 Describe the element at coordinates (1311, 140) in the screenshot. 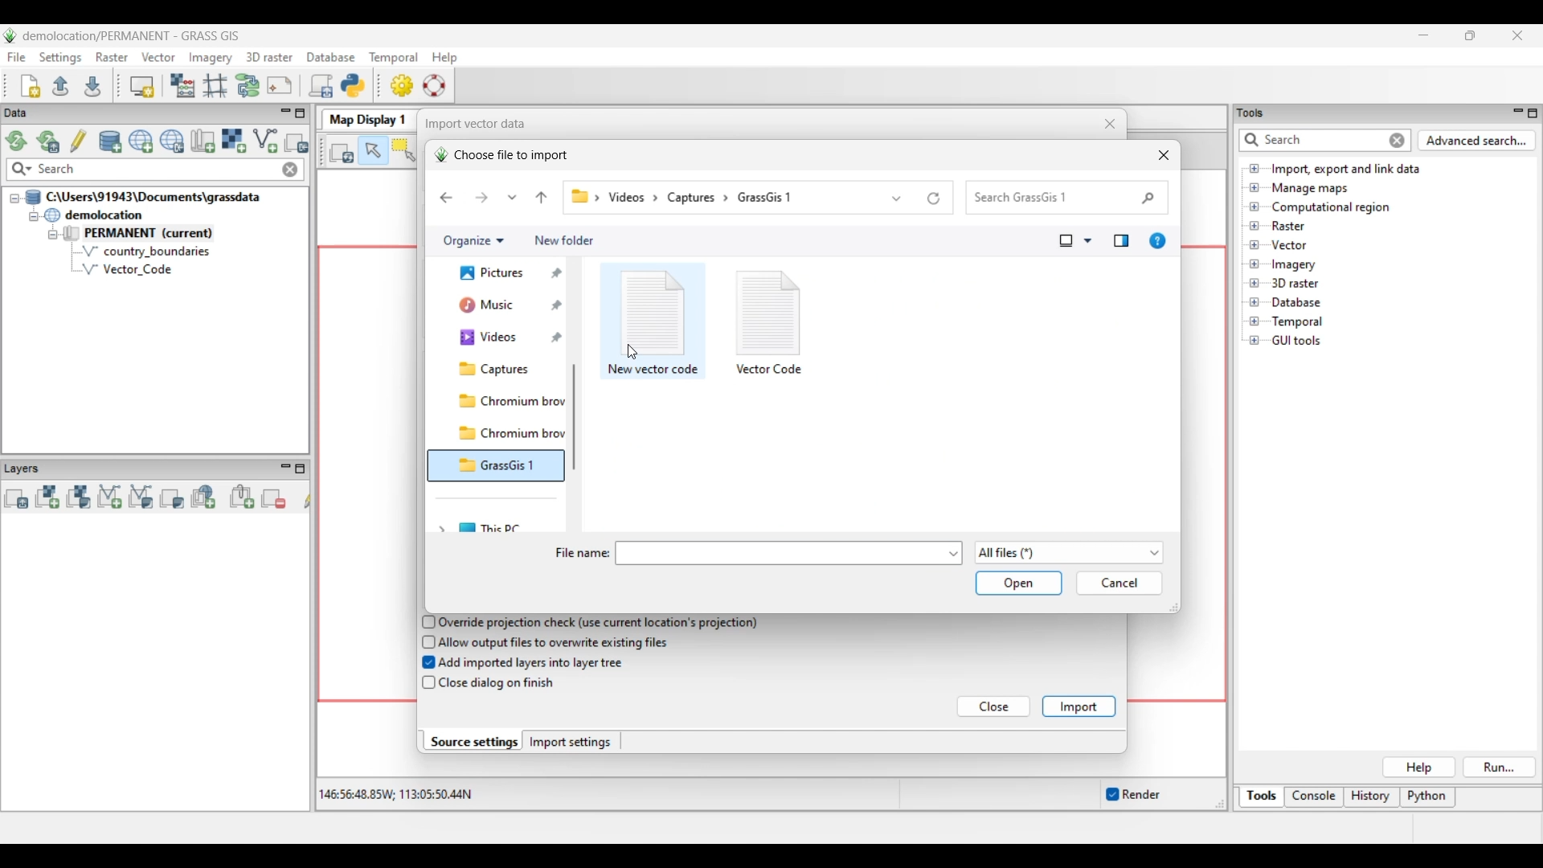

I see `Type in or enter details for quick search` at that location.